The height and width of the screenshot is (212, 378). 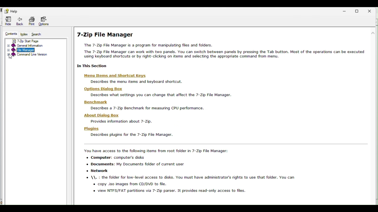 I want to click on Hons Dis, so click(x=105, y=89).